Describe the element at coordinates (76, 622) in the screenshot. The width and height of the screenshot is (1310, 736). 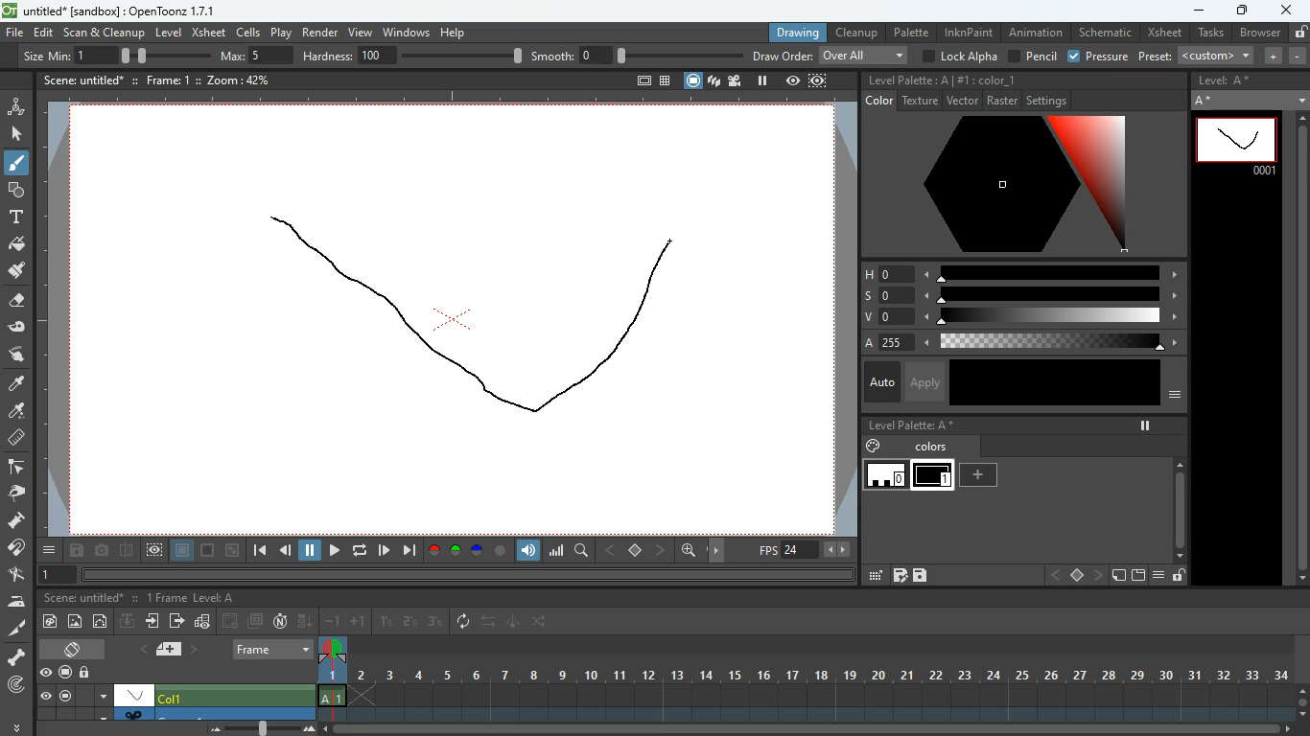
I see `image` at that location.